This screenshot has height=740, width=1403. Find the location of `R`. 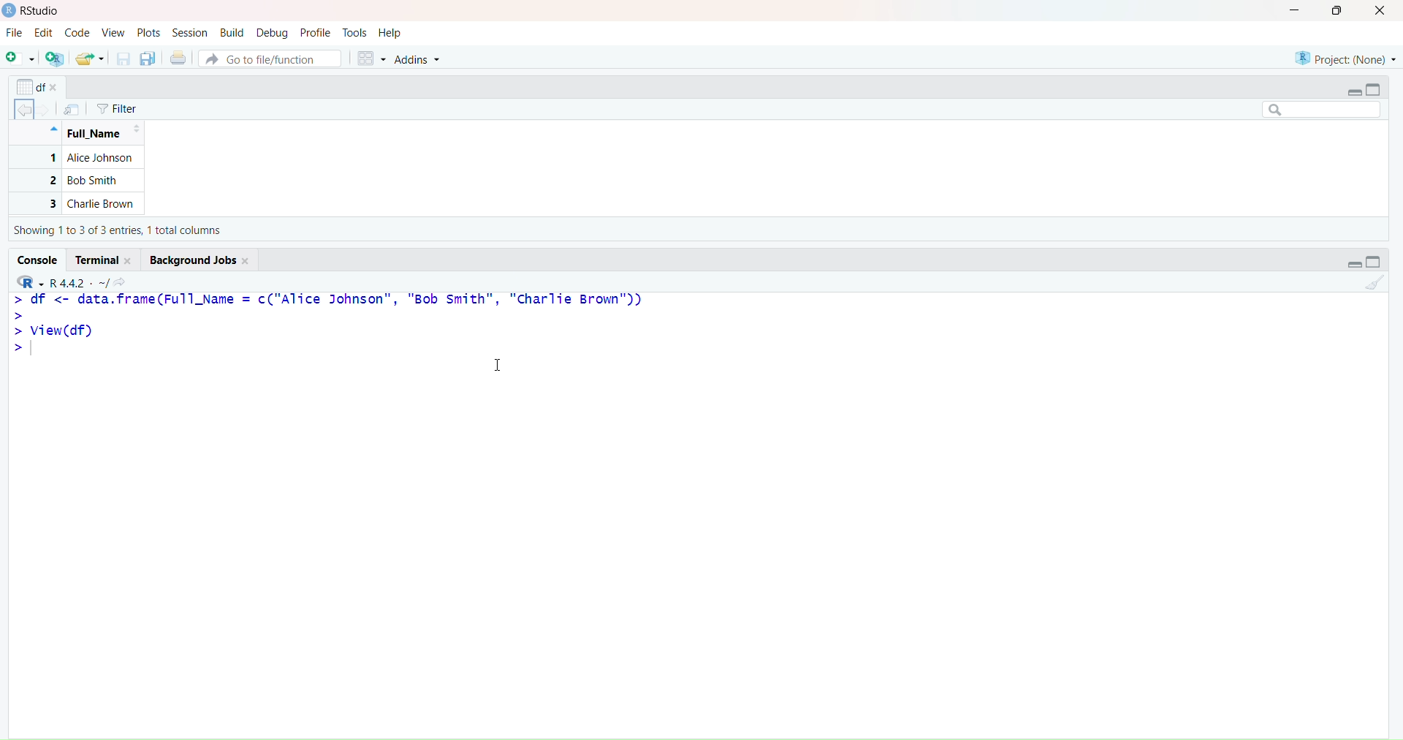

R is located at coordinates (28, 279).